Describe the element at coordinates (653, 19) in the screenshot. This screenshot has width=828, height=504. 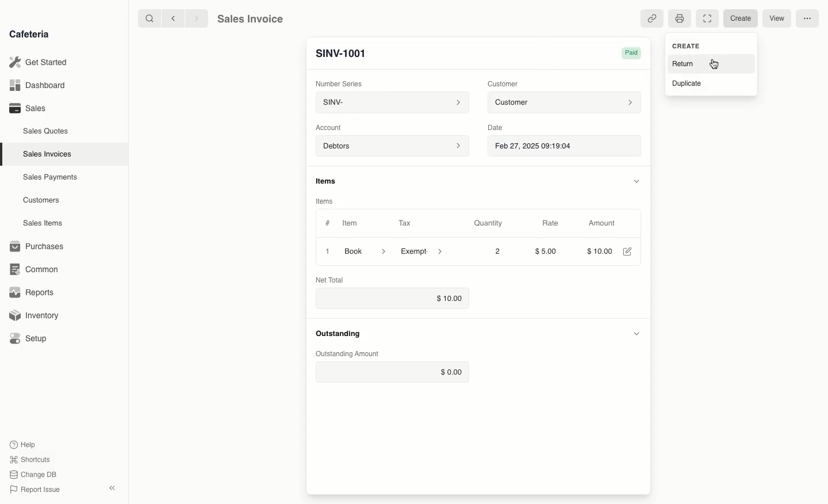
I see `linked entries` at that location.